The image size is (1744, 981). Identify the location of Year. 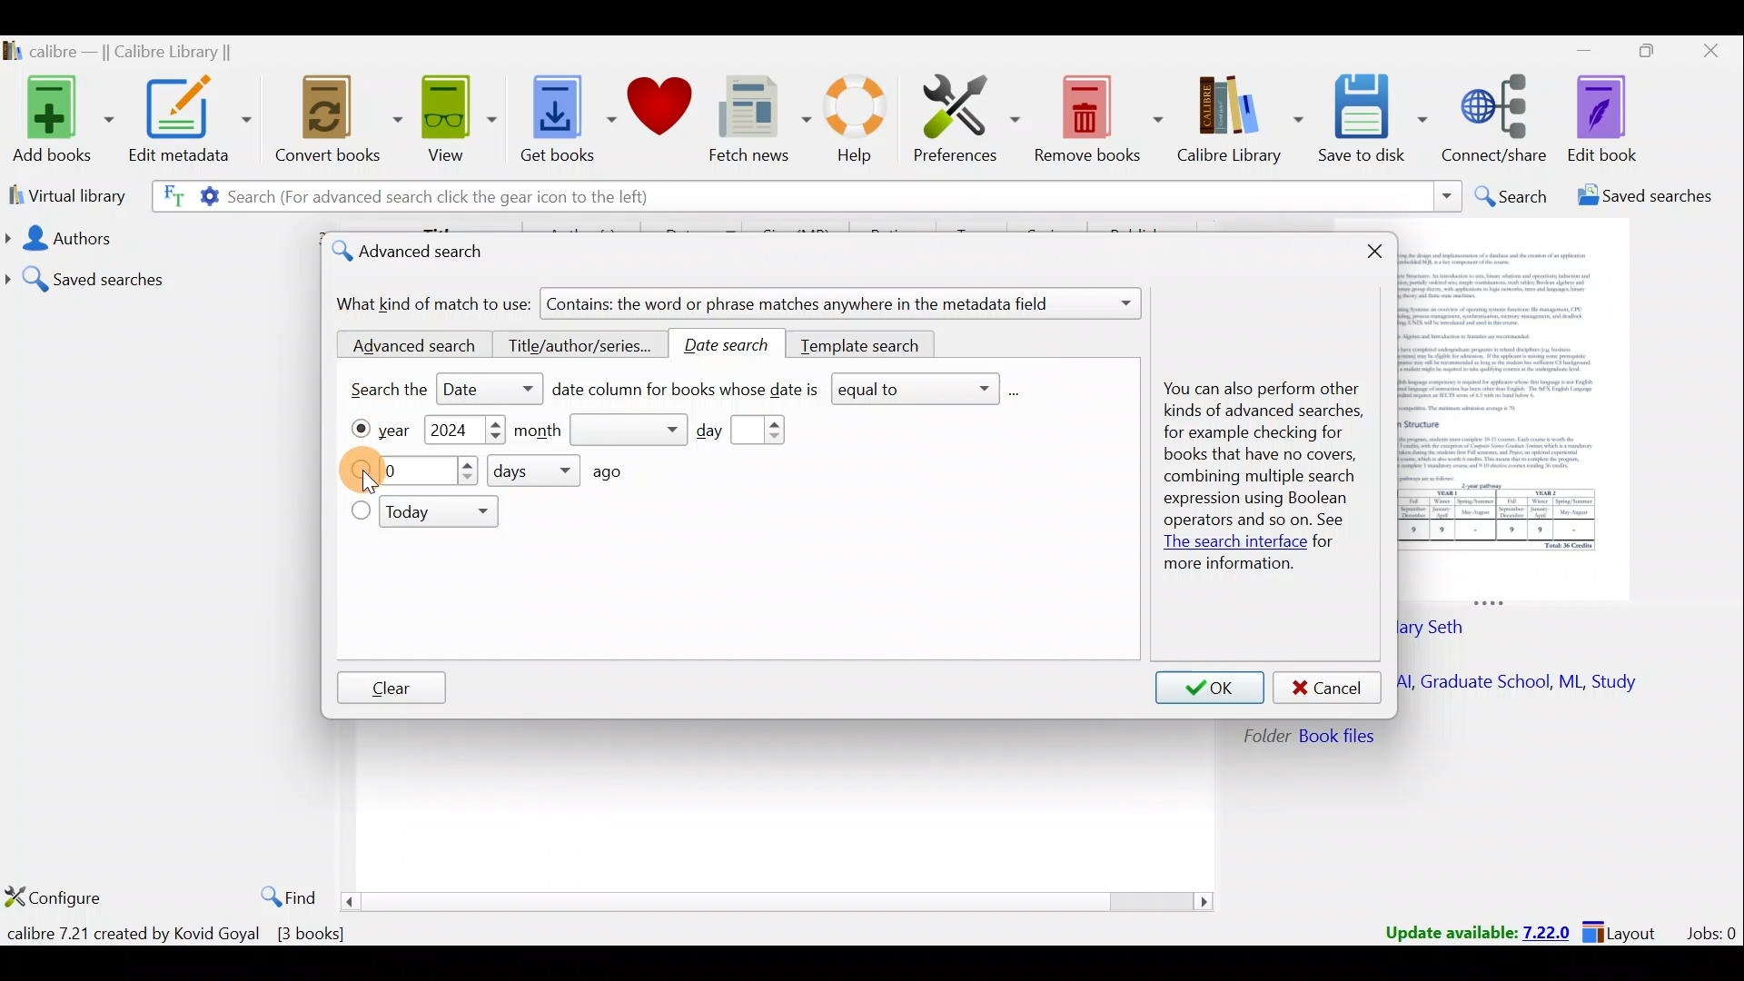
(401, 431).